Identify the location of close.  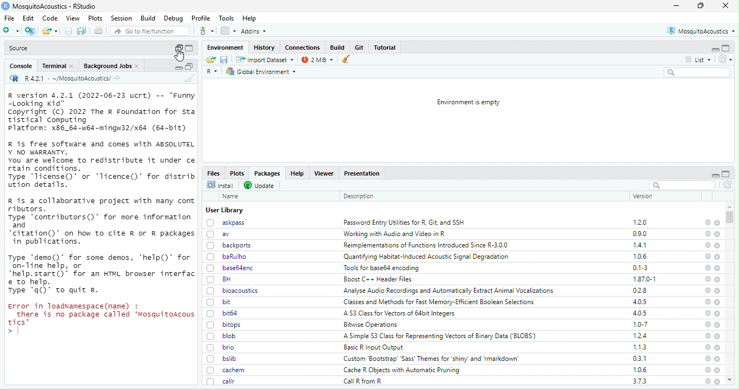
(718, 246).